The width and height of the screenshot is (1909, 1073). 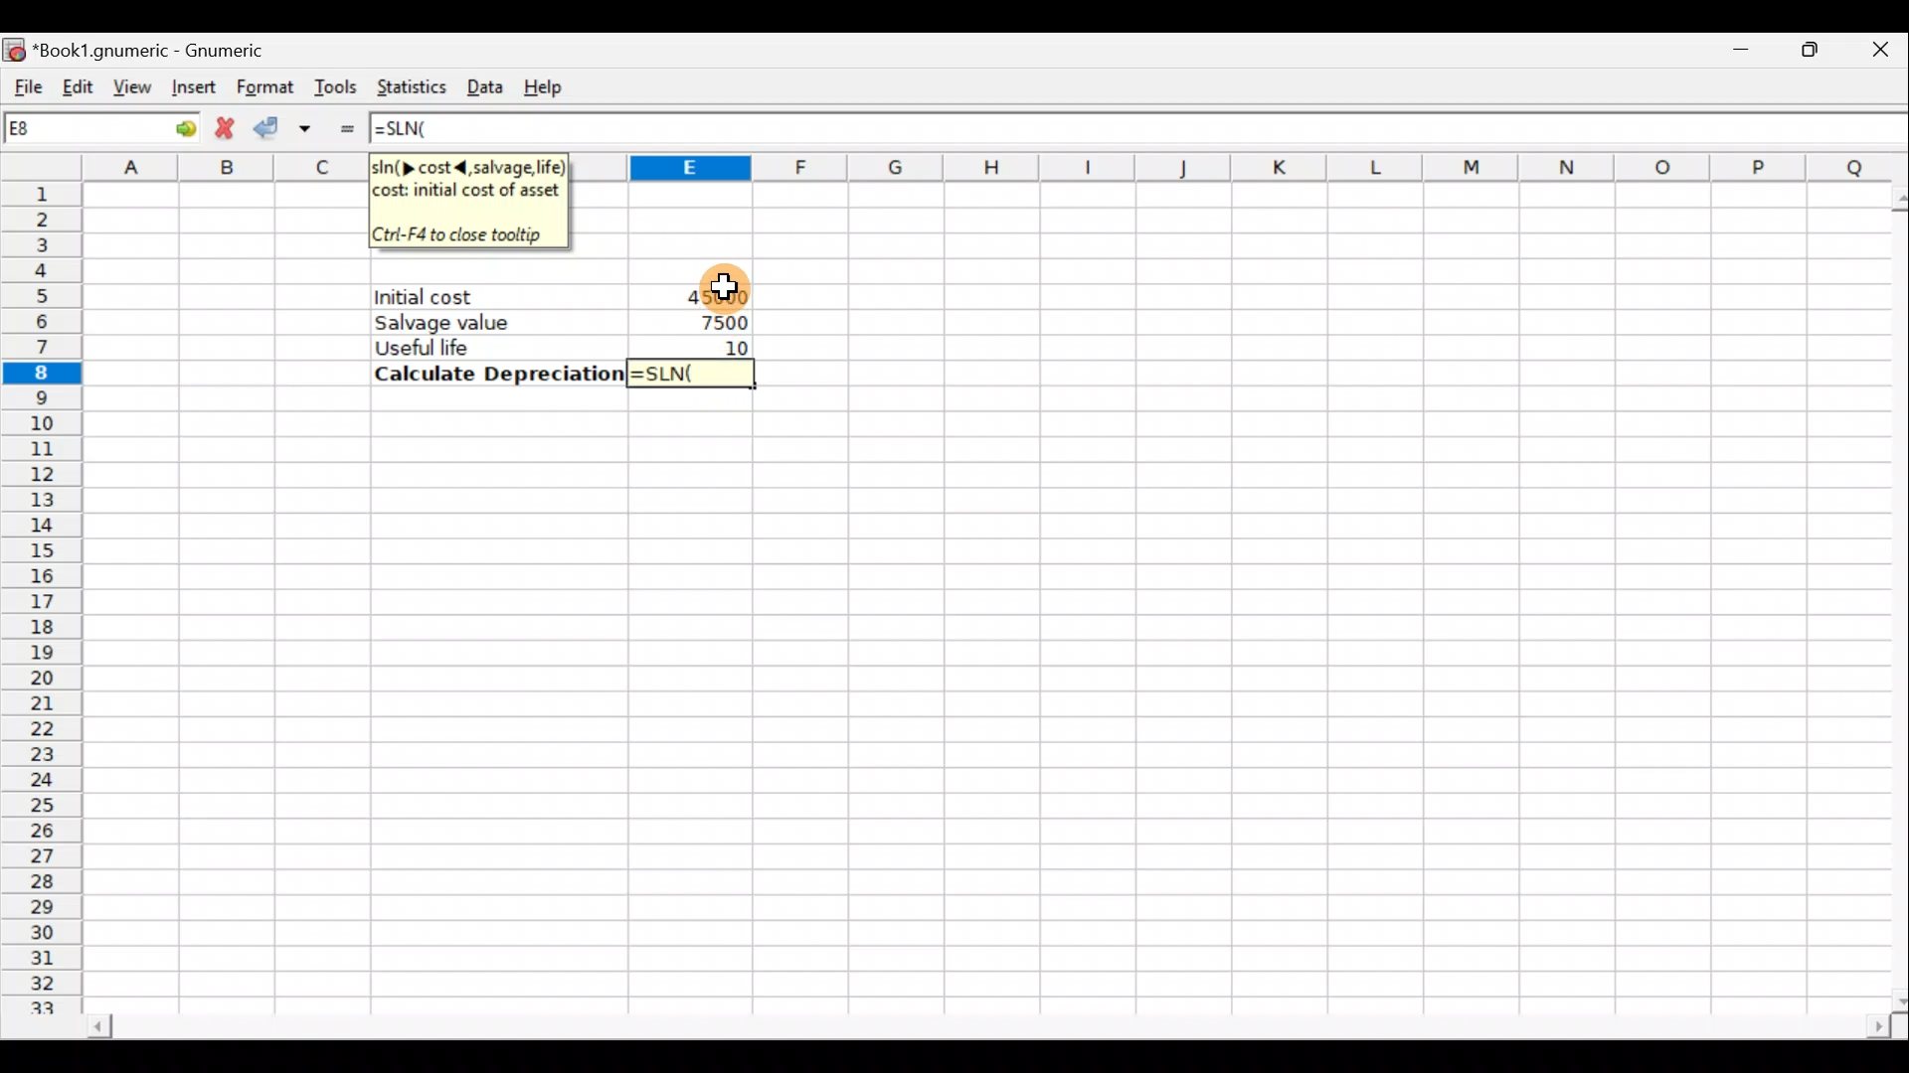 What do you see at coordinates (1868, 55) in the screenshot?
I see `Close` at bounding box center [1868, 55].